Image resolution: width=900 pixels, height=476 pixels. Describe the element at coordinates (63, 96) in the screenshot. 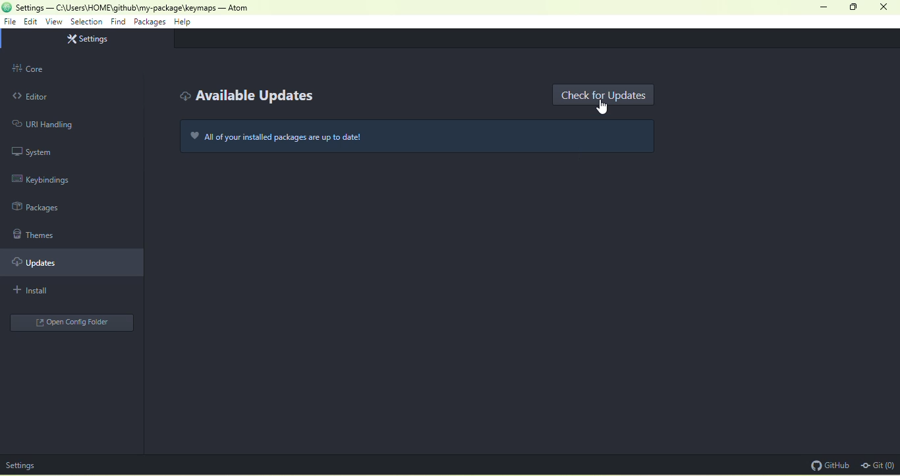

I see `editor` at that location.